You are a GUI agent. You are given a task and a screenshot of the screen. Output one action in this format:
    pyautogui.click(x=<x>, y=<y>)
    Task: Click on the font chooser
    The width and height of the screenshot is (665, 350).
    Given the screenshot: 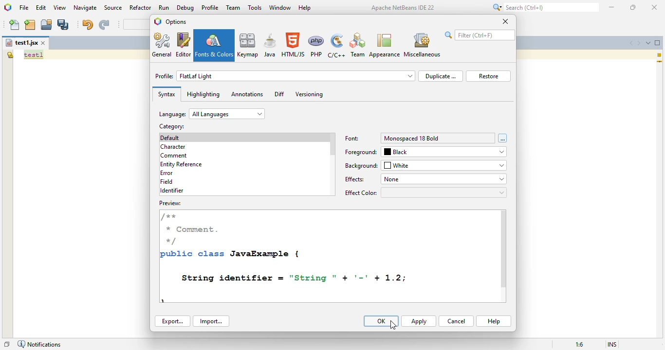 What is the action you would take?
    pyautogui.click(x=502, y=138)
    